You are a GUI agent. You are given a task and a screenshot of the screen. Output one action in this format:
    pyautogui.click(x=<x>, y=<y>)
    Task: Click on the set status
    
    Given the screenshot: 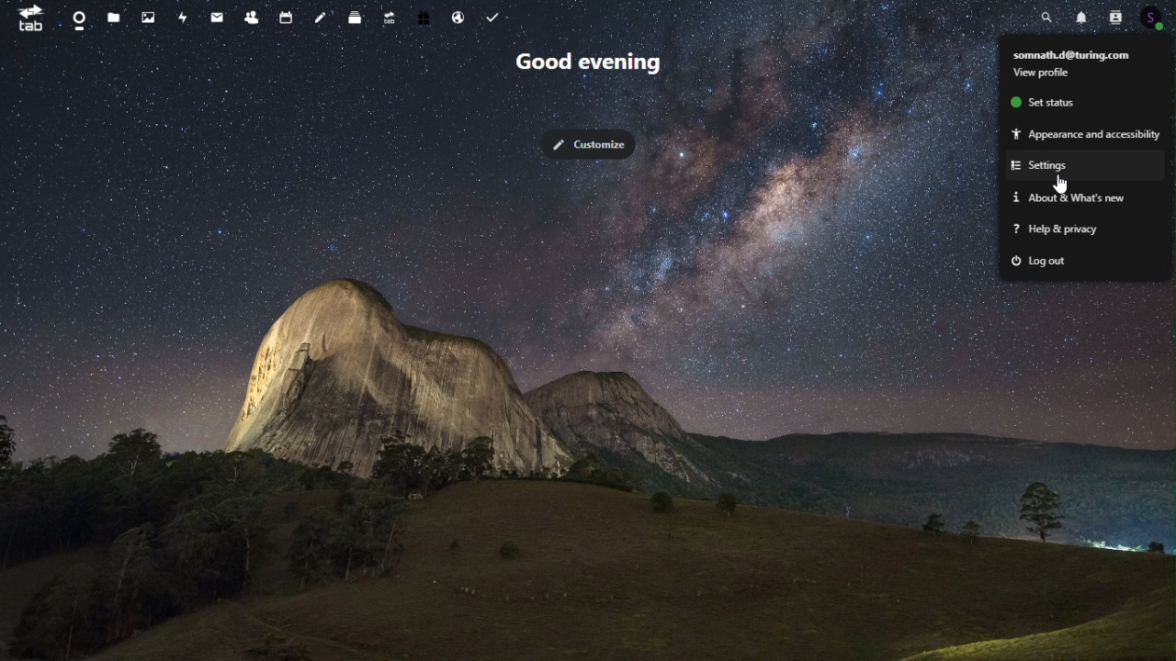 What is the action you would take?
    pyautogui.click(x=1061, y=104)
    